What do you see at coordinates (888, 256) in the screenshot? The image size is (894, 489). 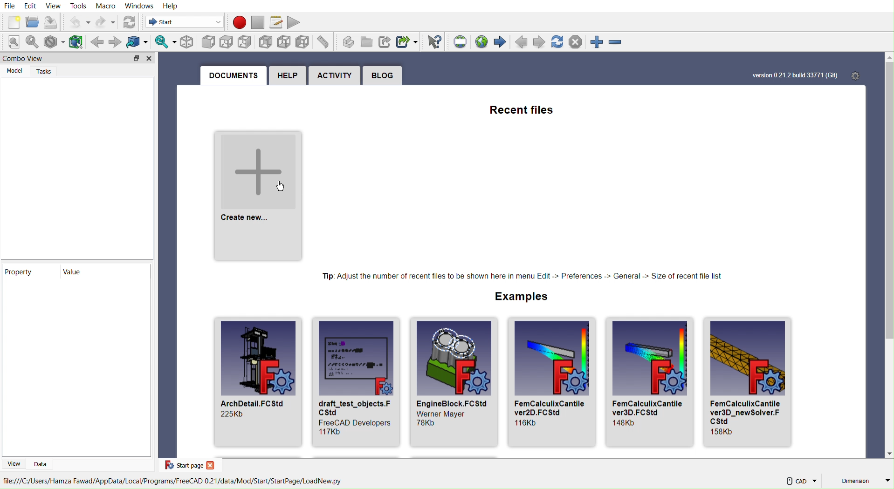 I see `Scrollbar` at bounding box center [888, 256].